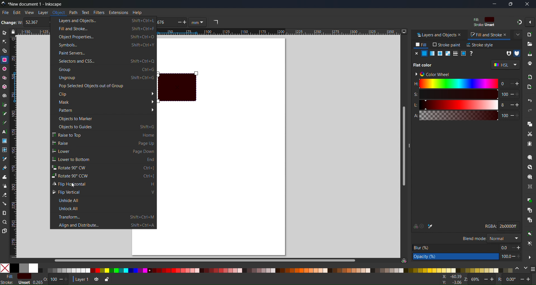 The image size is (536, 285). Describe the element at coordinates (456, 257) in the screenshot. I see `edit Opacity level` at that location.